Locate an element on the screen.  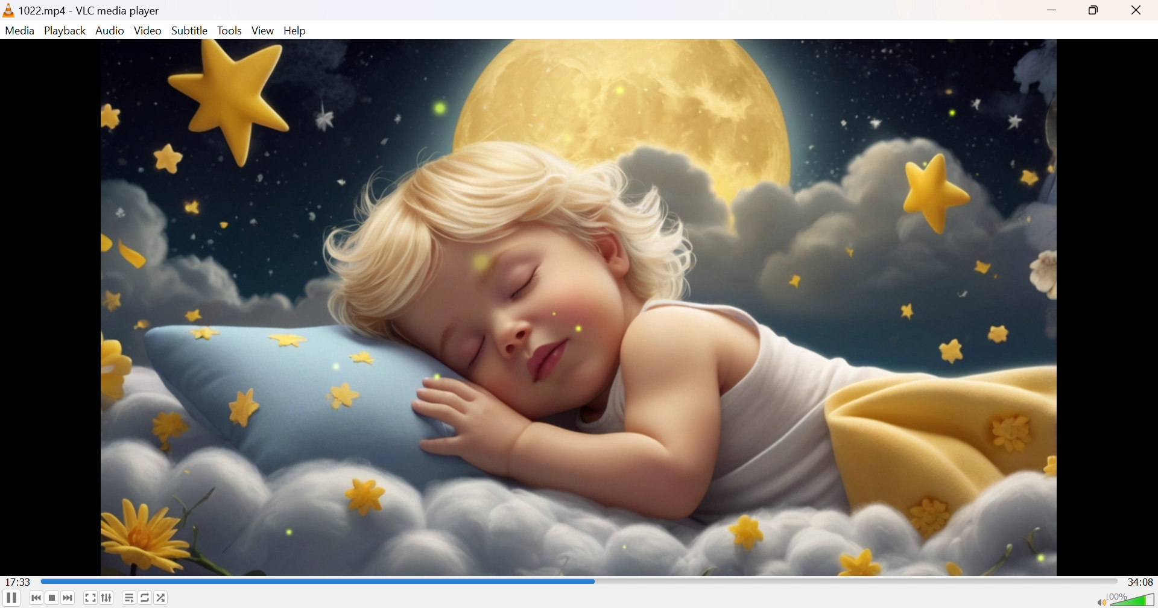
video is located at coordinates (578, 308).